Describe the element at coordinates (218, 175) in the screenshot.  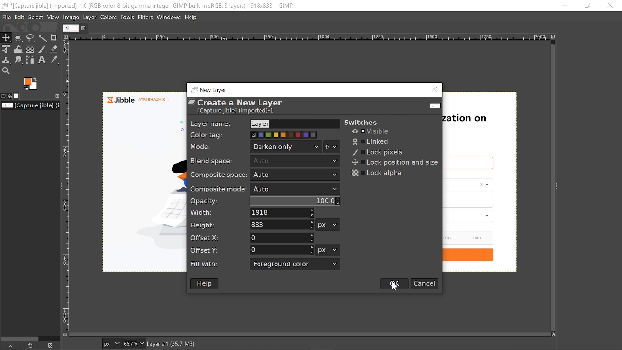
I see `composite space:` at that location.